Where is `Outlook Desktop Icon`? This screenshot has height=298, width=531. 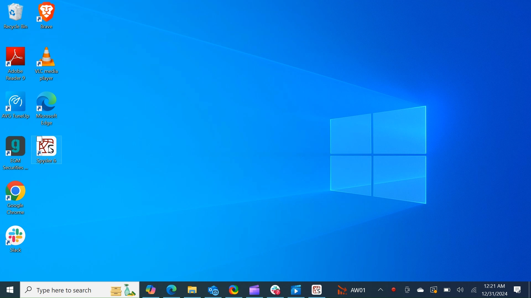 Outlook Desktop Icon is located at coordinates (214, 289).